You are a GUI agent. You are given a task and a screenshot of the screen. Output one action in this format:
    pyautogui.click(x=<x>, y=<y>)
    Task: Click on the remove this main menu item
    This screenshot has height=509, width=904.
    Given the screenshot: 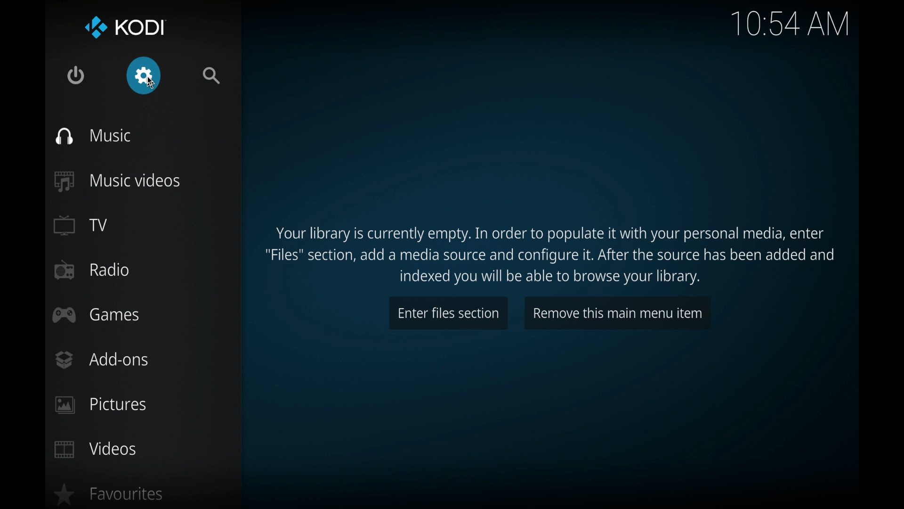 What is the action you would take?
    pyautogui.click(x=617, y=312)
    